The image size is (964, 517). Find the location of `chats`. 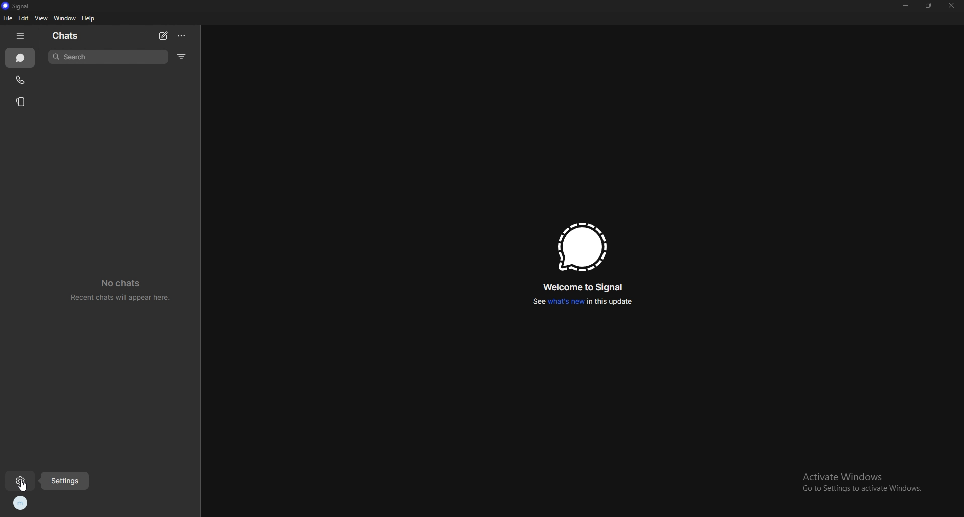

chats is located at coordinates (78, 35).